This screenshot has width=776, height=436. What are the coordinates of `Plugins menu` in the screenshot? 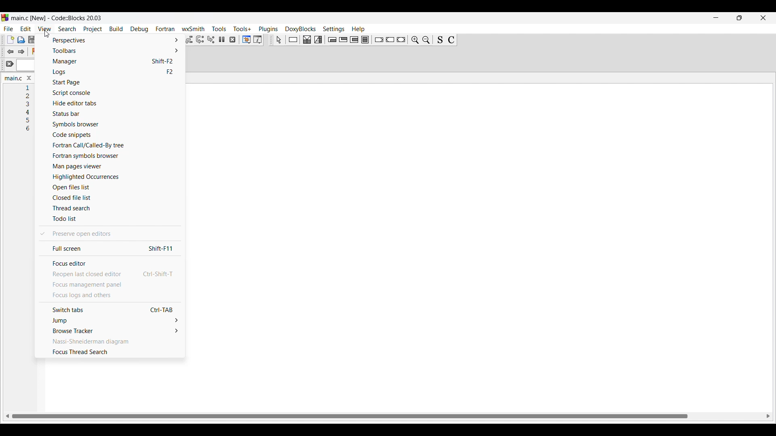 It's located at (268, 29).